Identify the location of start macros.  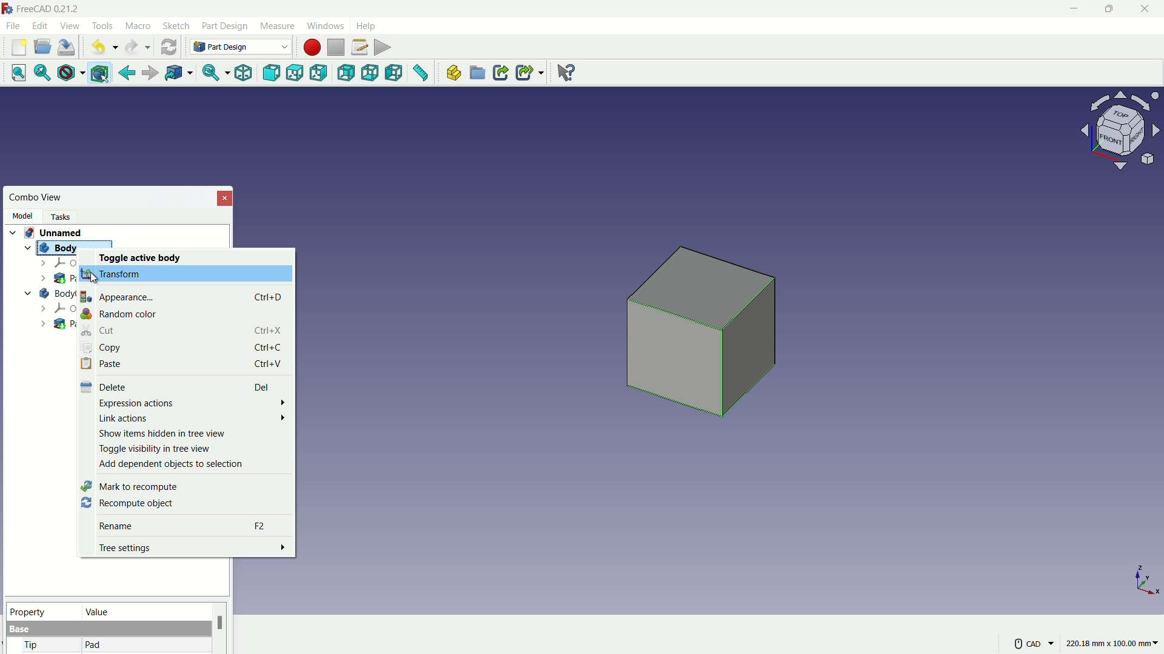
(311, 47).